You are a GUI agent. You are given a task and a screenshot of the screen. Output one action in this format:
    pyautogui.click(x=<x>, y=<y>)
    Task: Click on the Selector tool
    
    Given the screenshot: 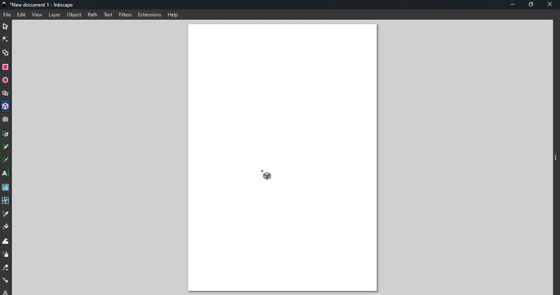 What is the action you would take?
    pyautogui.click(x=7, y=26)
    